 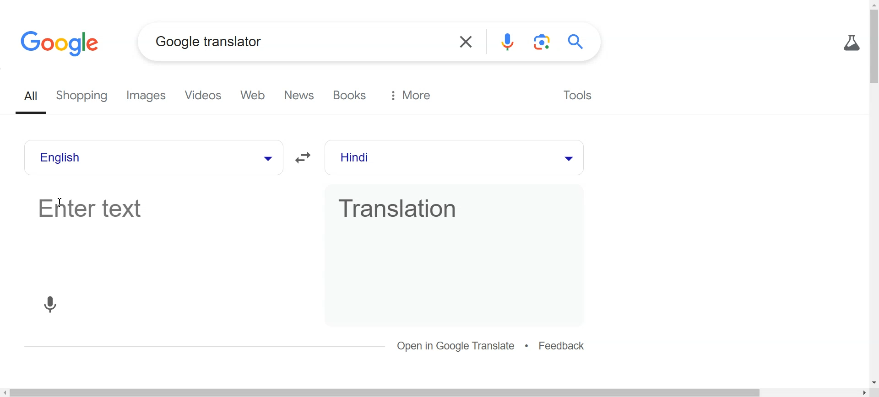 What do you see at coordinates (149, 96) in the screenshot?
I see `Images` at bounding box center [149, 96].